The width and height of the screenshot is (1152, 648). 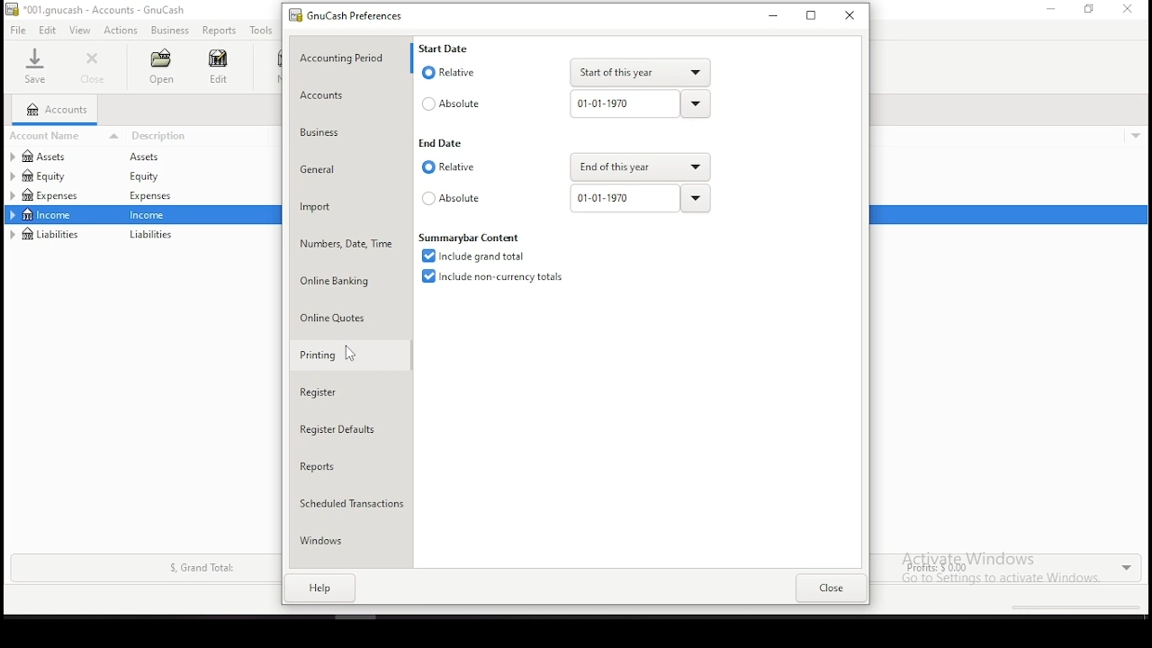 I want to click on expenses, so click(x=60, y=195).